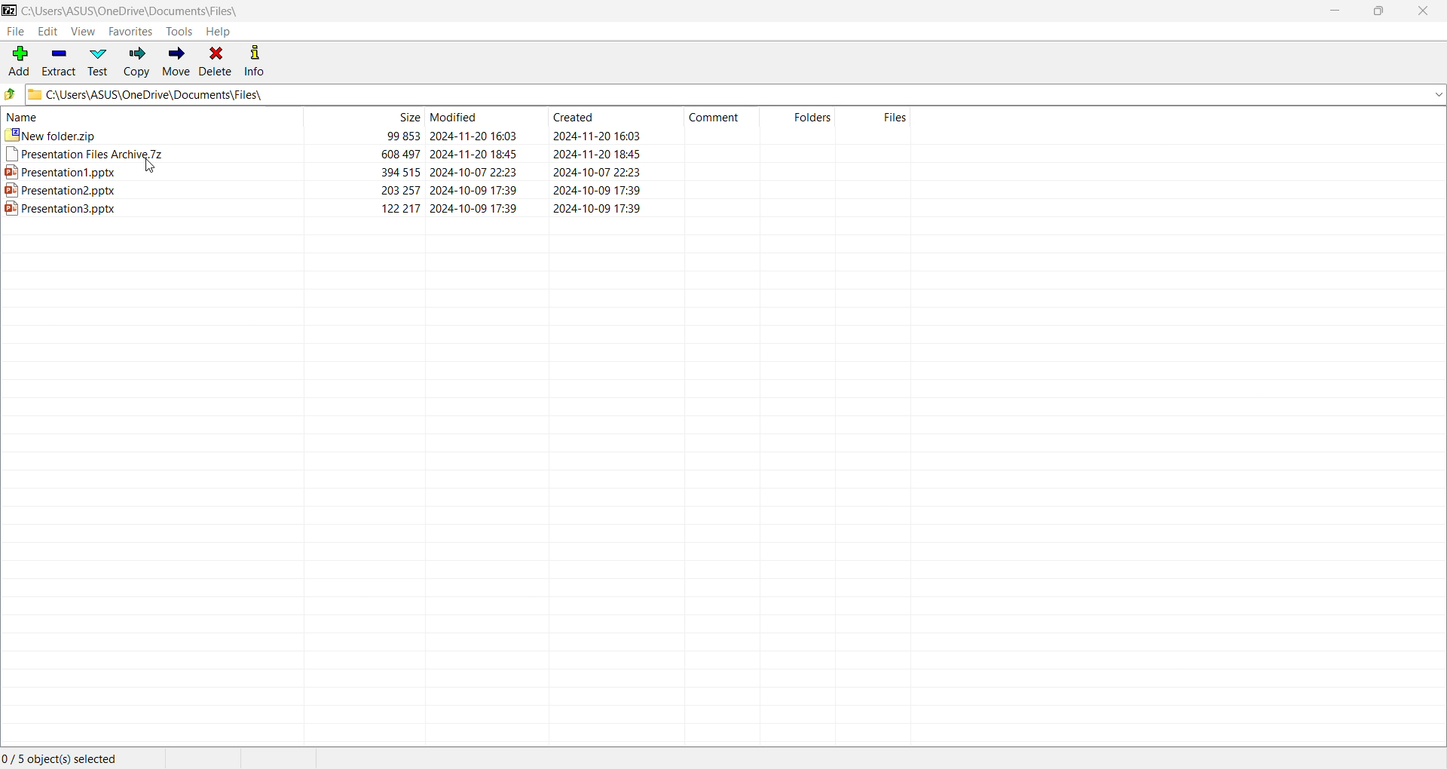 The height and width of the screenshot is (769, 1447). I want to click on name, so click(149, 116).